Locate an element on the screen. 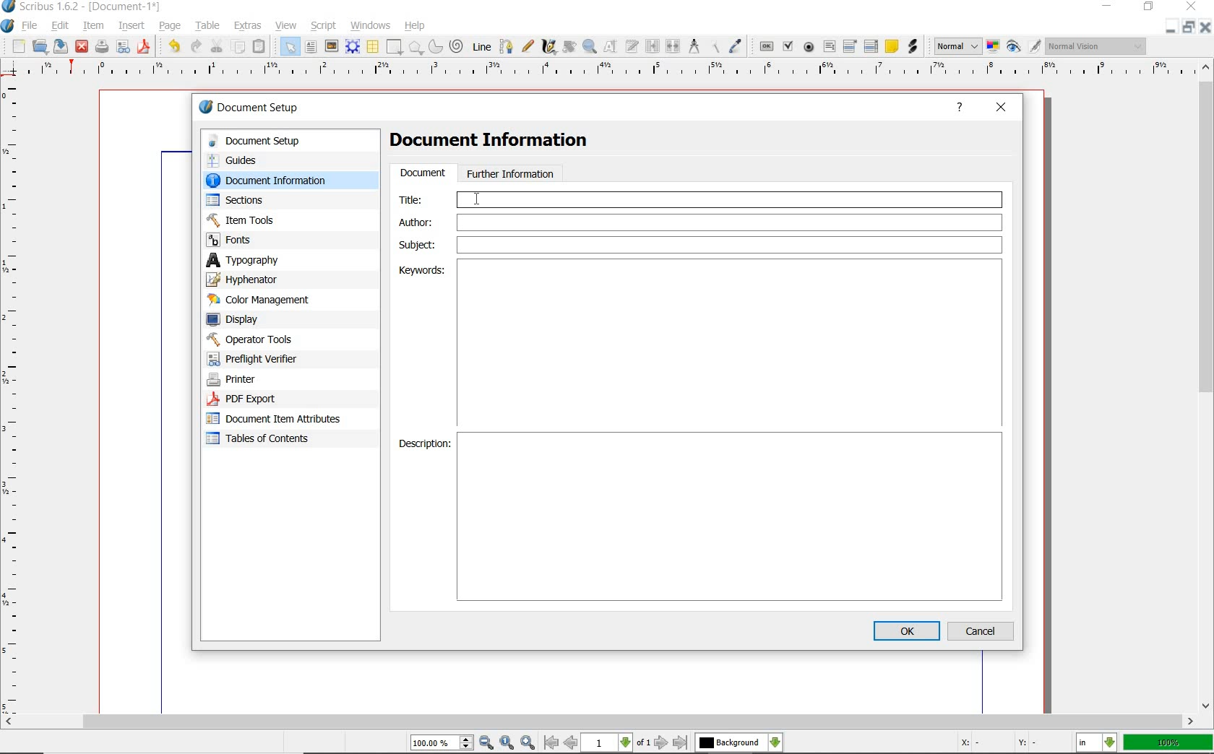  image frame is located at coordinates (332, 45).